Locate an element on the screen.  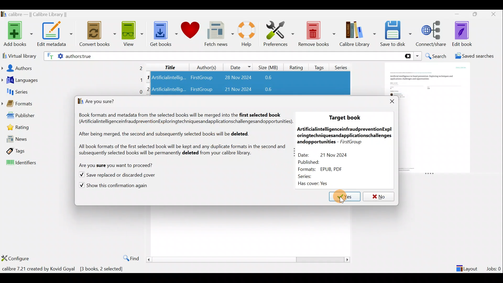
Yes is located at coordinates (341, 196).